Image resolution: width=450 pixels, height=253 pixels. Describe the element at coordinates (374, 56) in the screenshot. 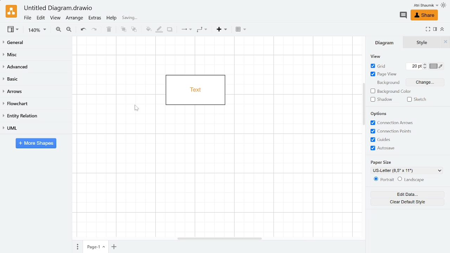

I see `view` at that location.